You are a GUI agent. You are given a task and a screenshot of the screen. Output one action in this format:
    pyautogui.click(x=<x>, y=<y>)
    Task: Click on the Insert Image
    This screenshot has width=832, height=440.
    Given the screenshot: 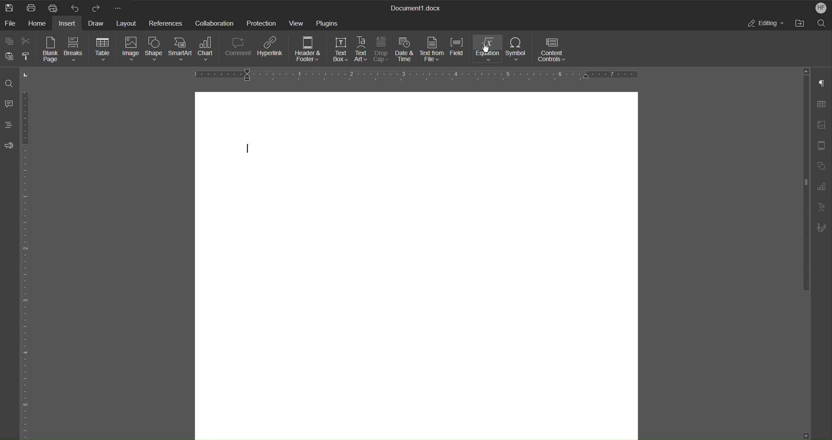 What is the action you would take?
    pyautogui.click(x=822, y=125)
    